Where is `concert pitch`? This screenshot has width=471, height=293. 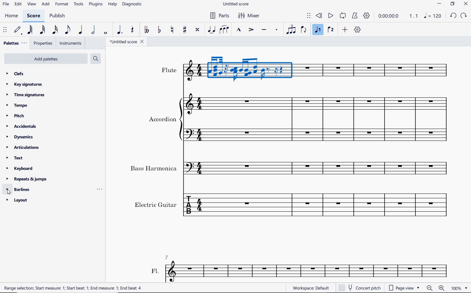
concert pitch is located at coordinates (361, 287).